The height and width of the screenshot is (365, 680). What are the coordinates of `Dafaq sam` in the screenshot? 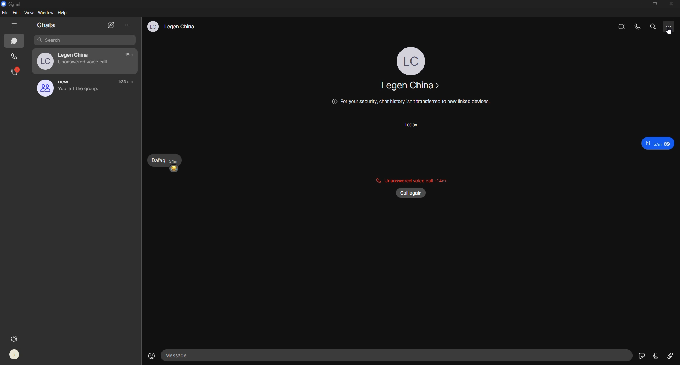 It's located at (162, 159).